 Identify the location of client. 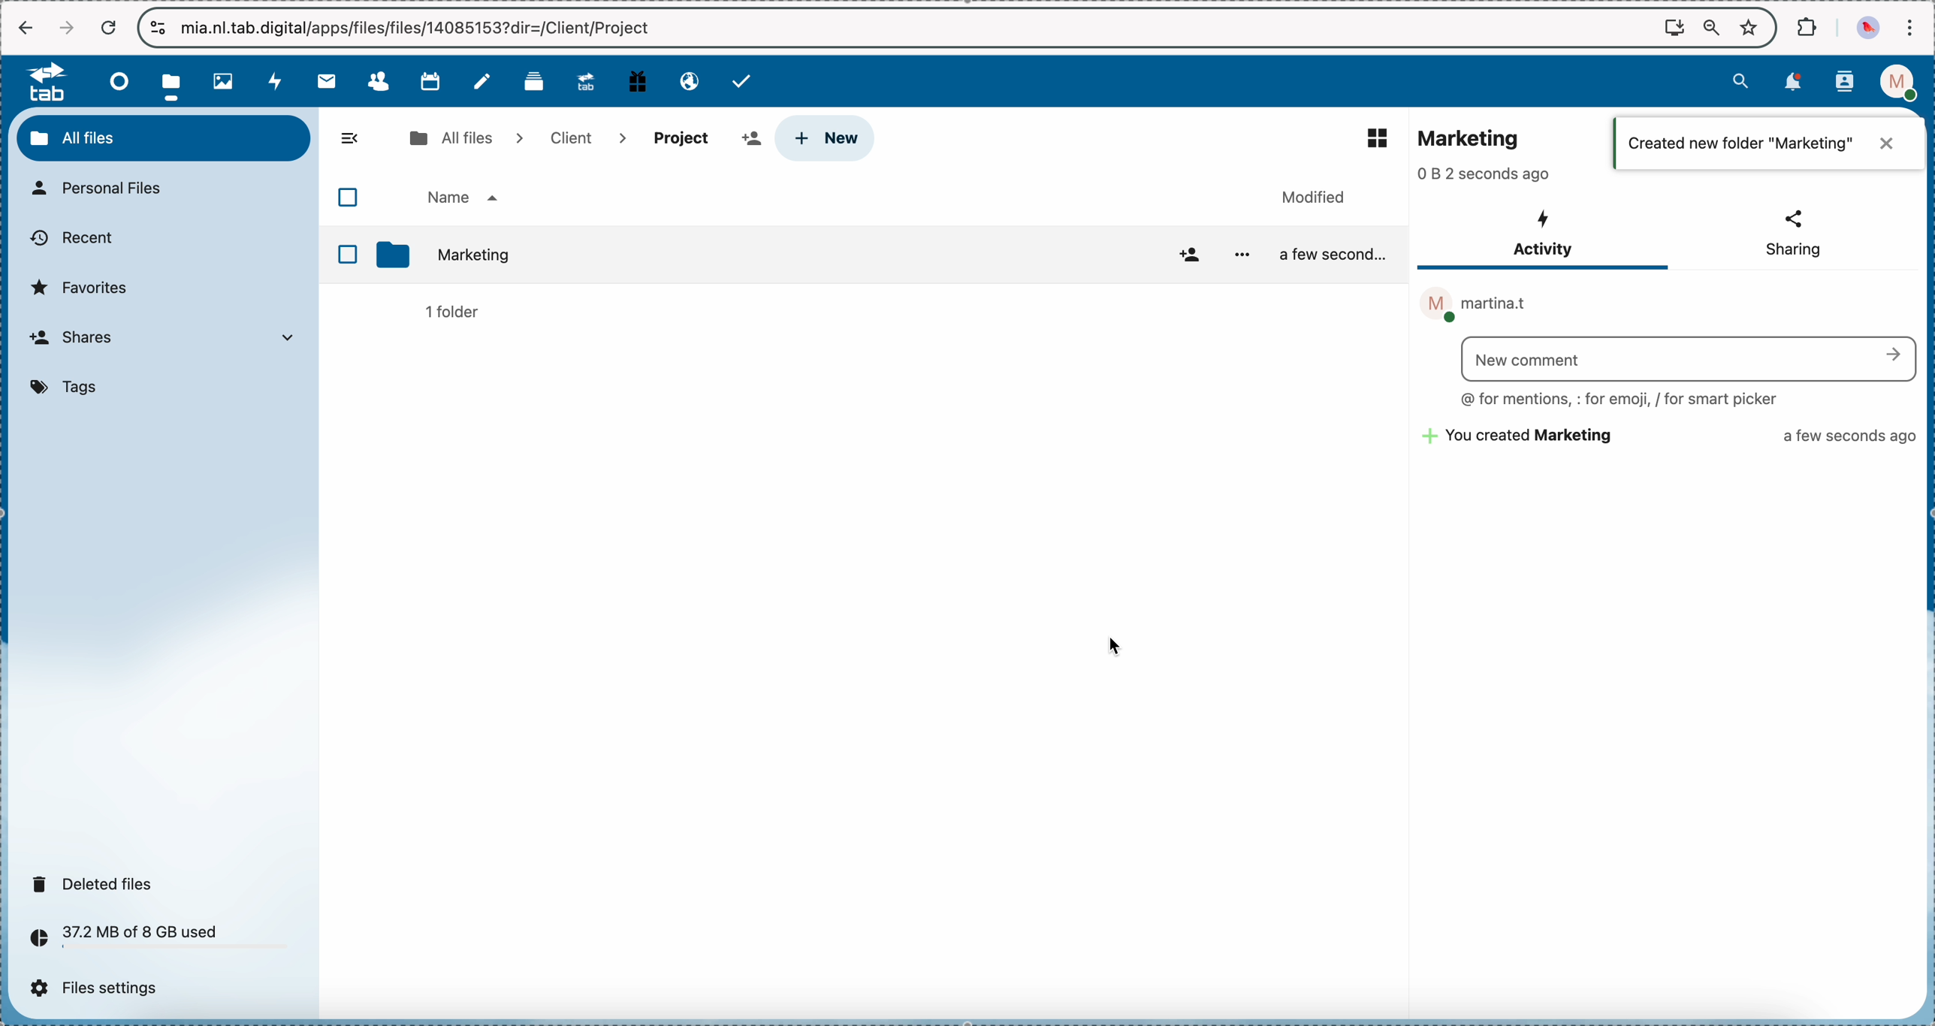
(585, 137).